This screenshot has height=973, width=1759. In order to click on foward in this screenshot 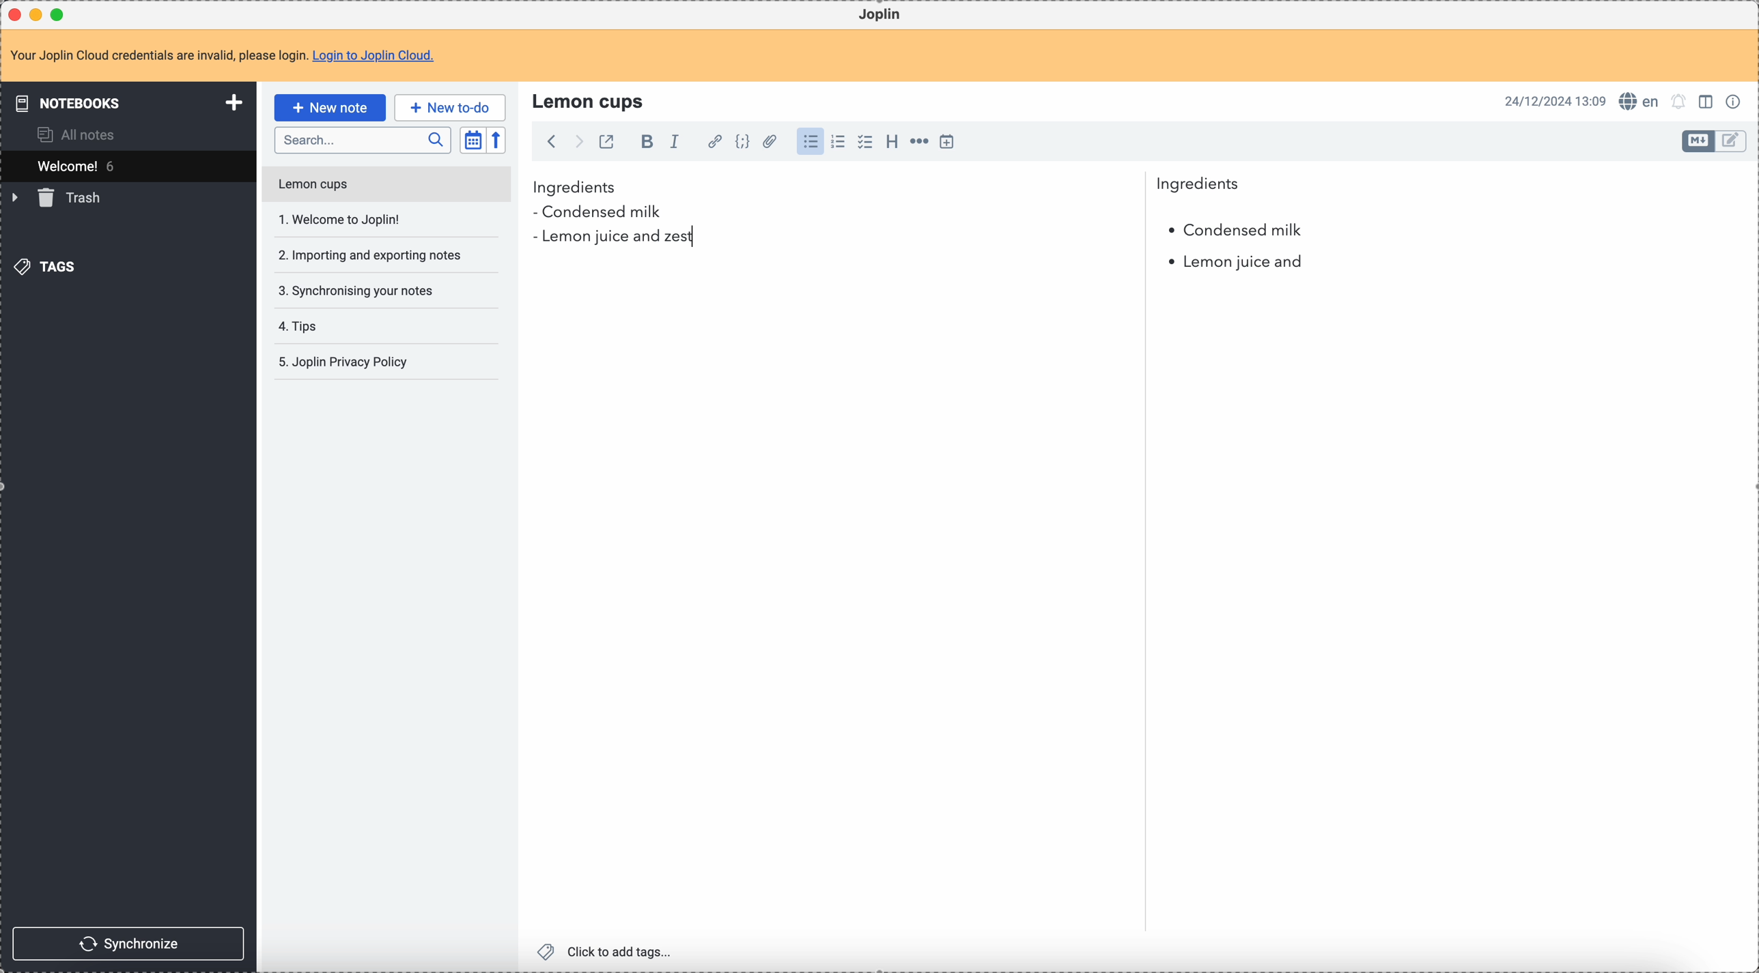, I will do `click(577, 142)`.